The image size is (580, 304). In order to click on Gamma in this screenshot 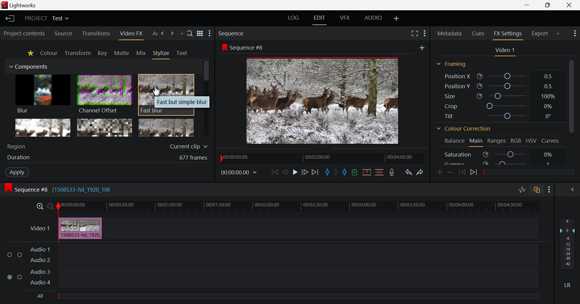, I will do `click(500, 163)`.